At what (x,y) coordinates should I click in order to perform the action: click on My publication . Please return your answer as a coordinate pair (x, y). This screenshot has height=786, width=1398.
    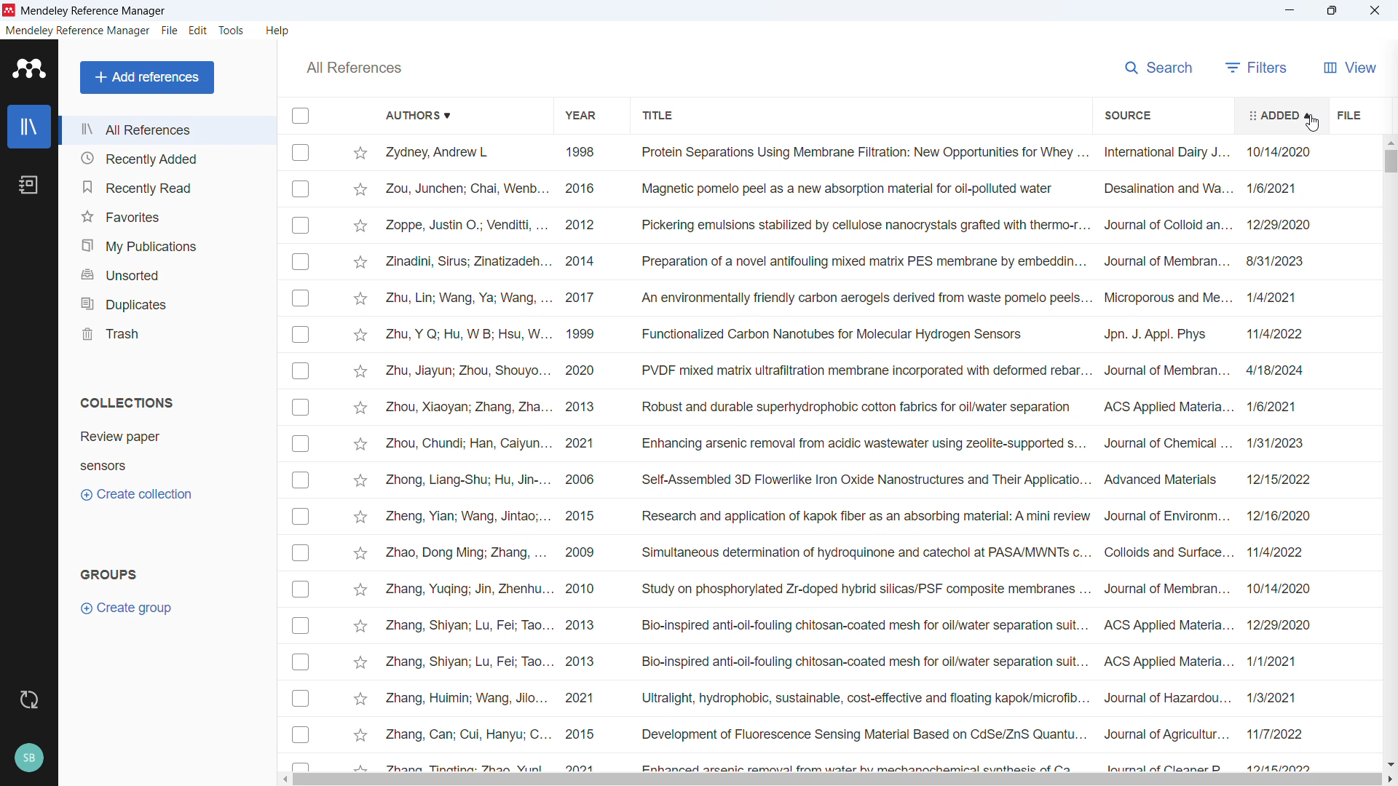
    Looking at the image, I should click on (166, 243).